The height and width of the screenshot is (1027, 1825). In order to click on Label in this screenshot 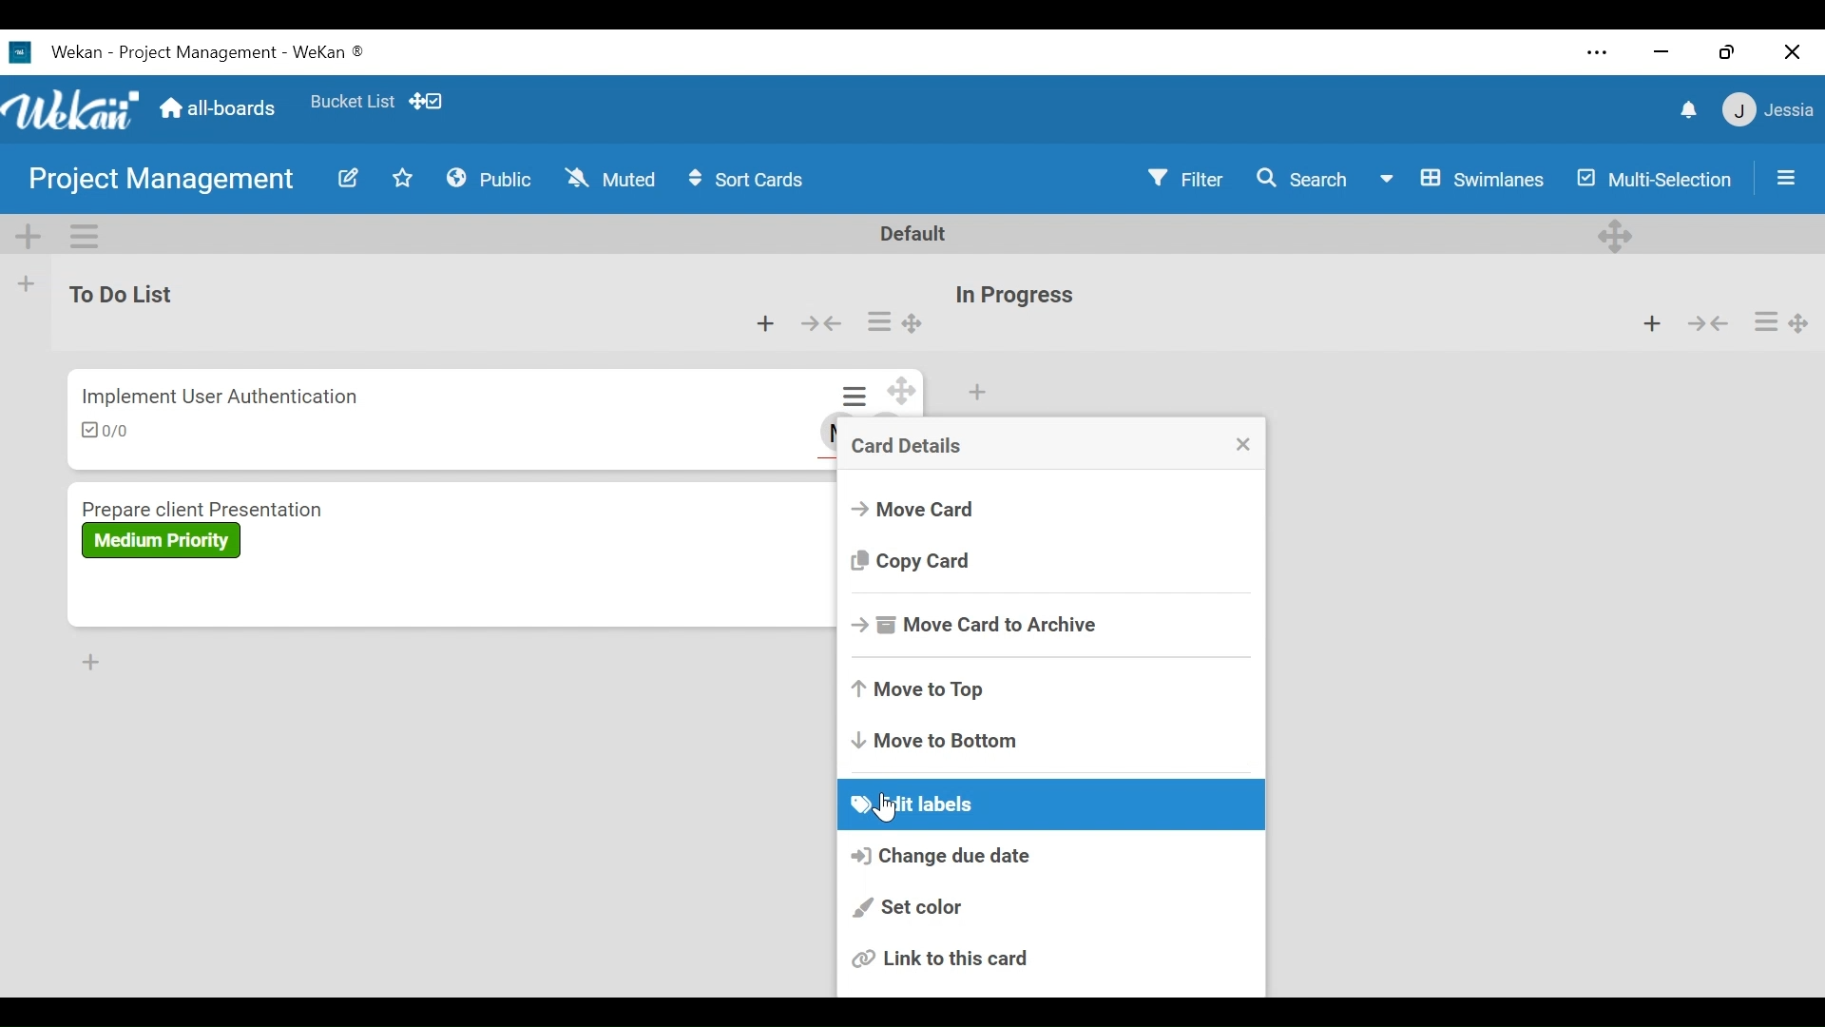, I will do `click(162, 540)`.